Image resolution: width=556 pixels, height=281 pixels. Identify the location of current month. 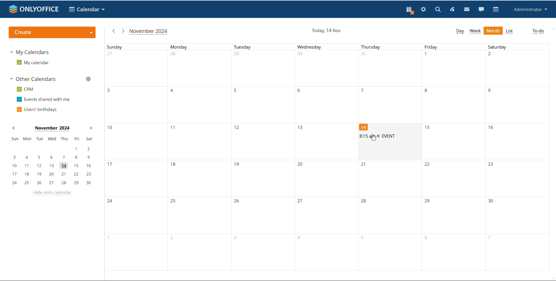
(52, 129).